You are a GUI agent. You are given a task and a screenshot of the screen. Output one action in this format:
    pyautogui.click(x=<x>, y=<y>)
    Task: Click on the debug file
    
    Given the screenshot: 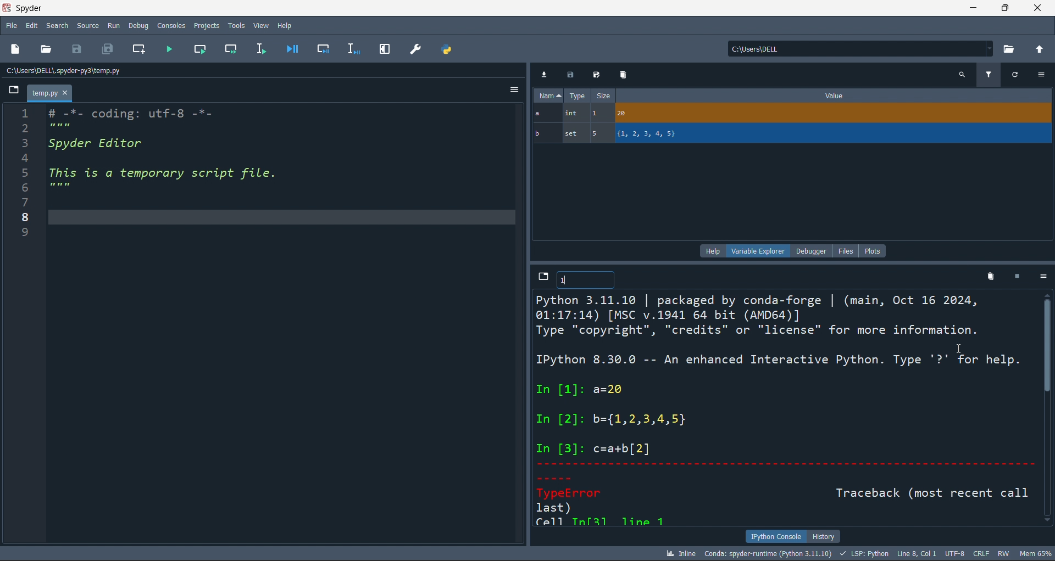 What is the action you would take?
    pyautogui.click(x=292, y=48)
    